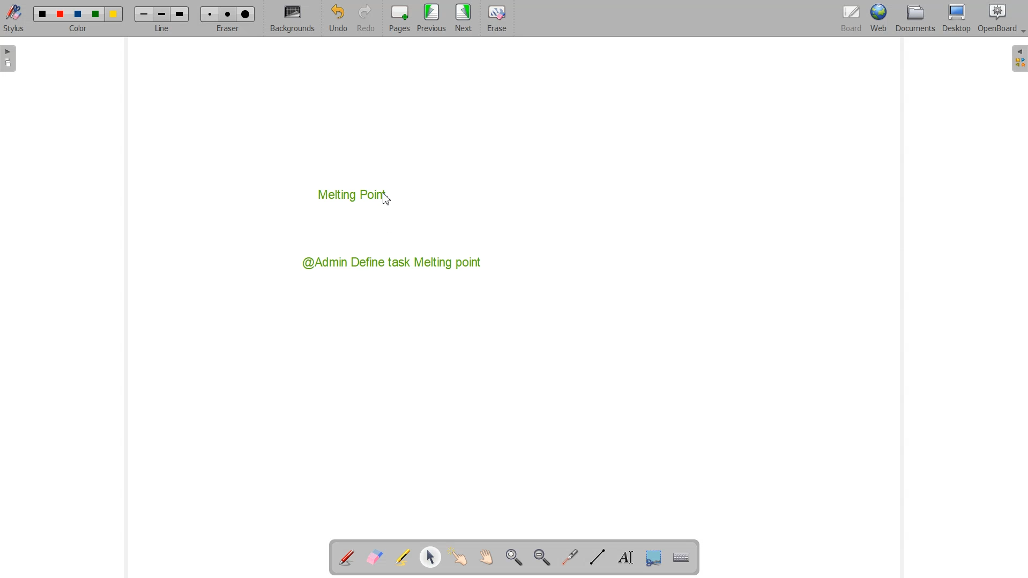 The height and width of the screenshot is (578, 1028). Describe the element at coordinates (541, 557) in the screenshot. I see `Zoom Out` at that location.